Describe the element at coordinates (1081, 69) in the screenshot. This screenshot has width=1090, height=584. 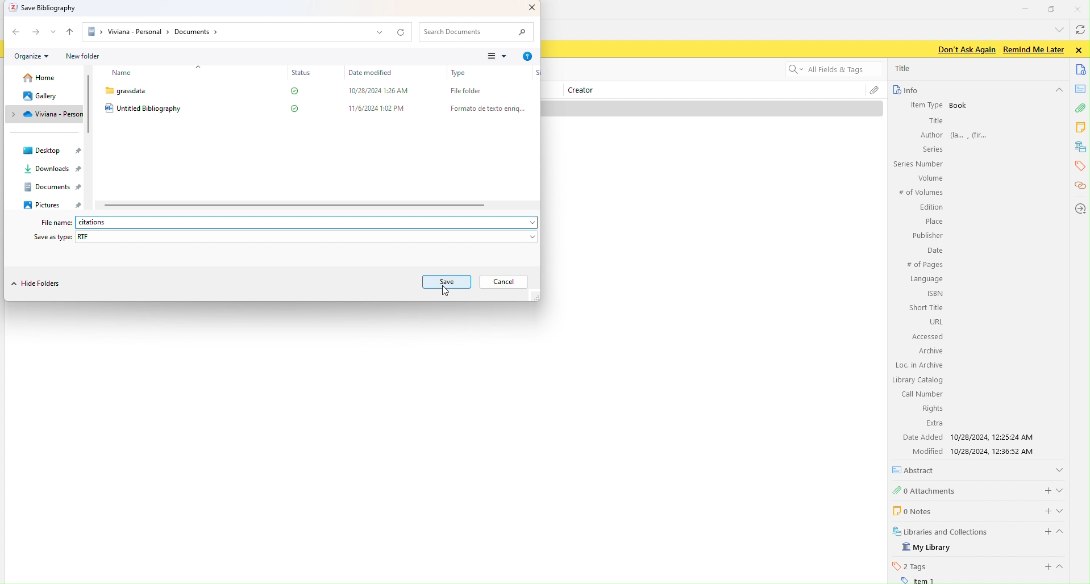
I see `documents` at that location.